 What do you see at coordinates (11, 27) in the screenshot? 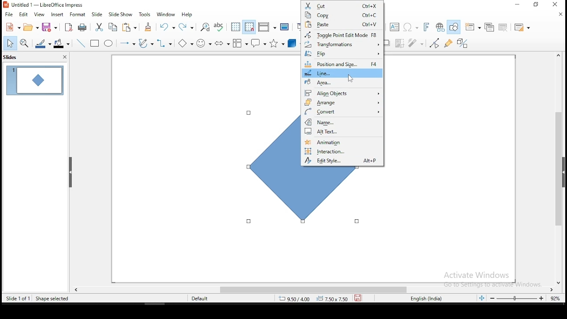
I see `new` at bounding box center [11, 27].